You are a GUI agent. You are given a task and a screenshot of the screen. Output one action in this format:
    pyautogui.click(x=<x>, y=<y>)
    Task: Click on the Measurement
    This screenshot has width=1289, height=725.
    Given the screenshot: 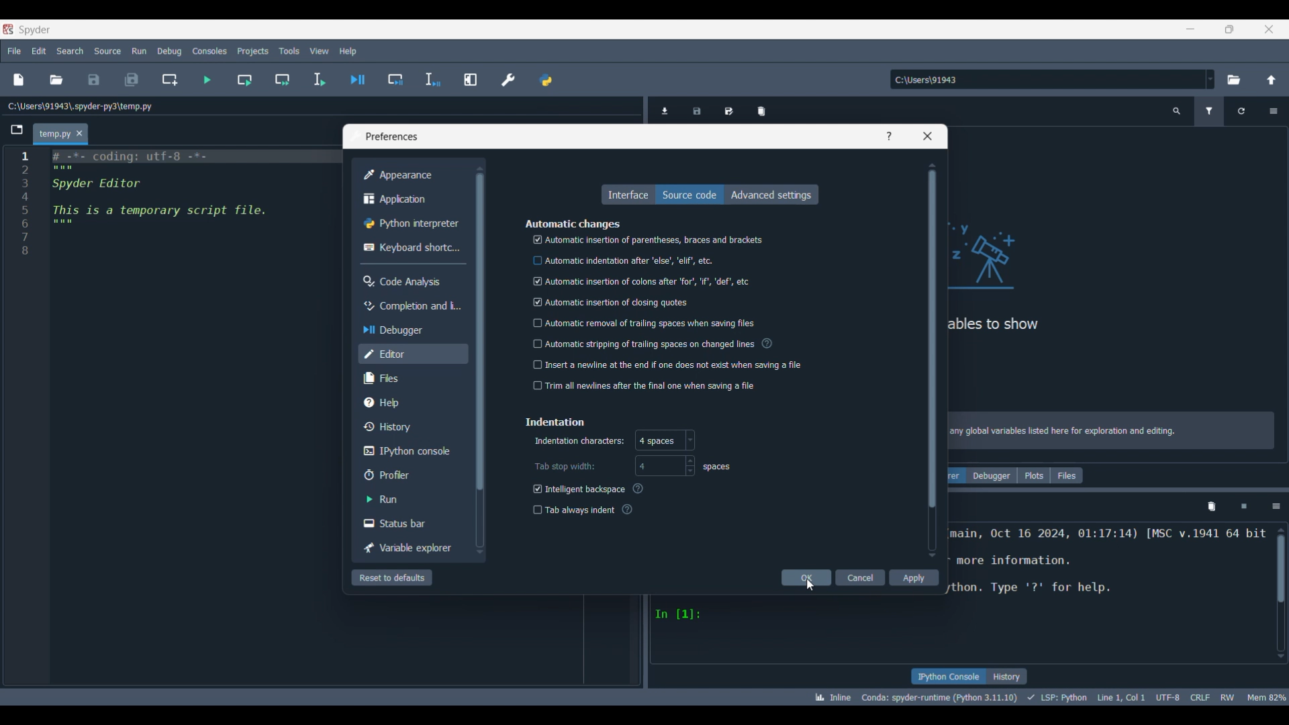 What is the action you would take?
    pyautogui.click(x=717, y=467)
    